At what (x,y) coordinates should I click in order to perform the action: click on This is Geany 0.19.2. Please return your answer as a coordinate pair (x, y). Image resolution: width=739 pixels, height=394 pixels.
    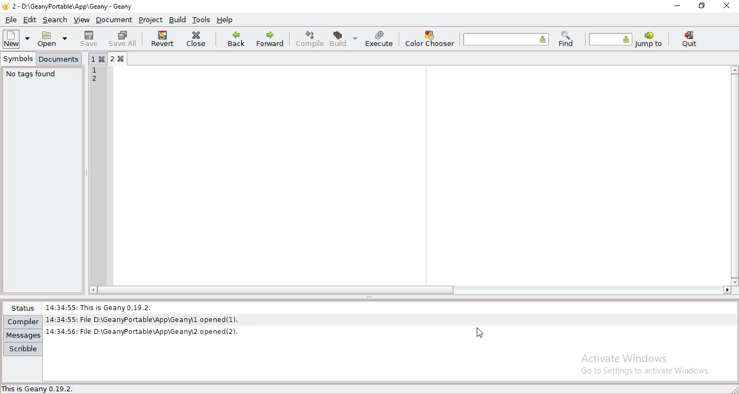
    Looking at the image, I should click on (41, 389).